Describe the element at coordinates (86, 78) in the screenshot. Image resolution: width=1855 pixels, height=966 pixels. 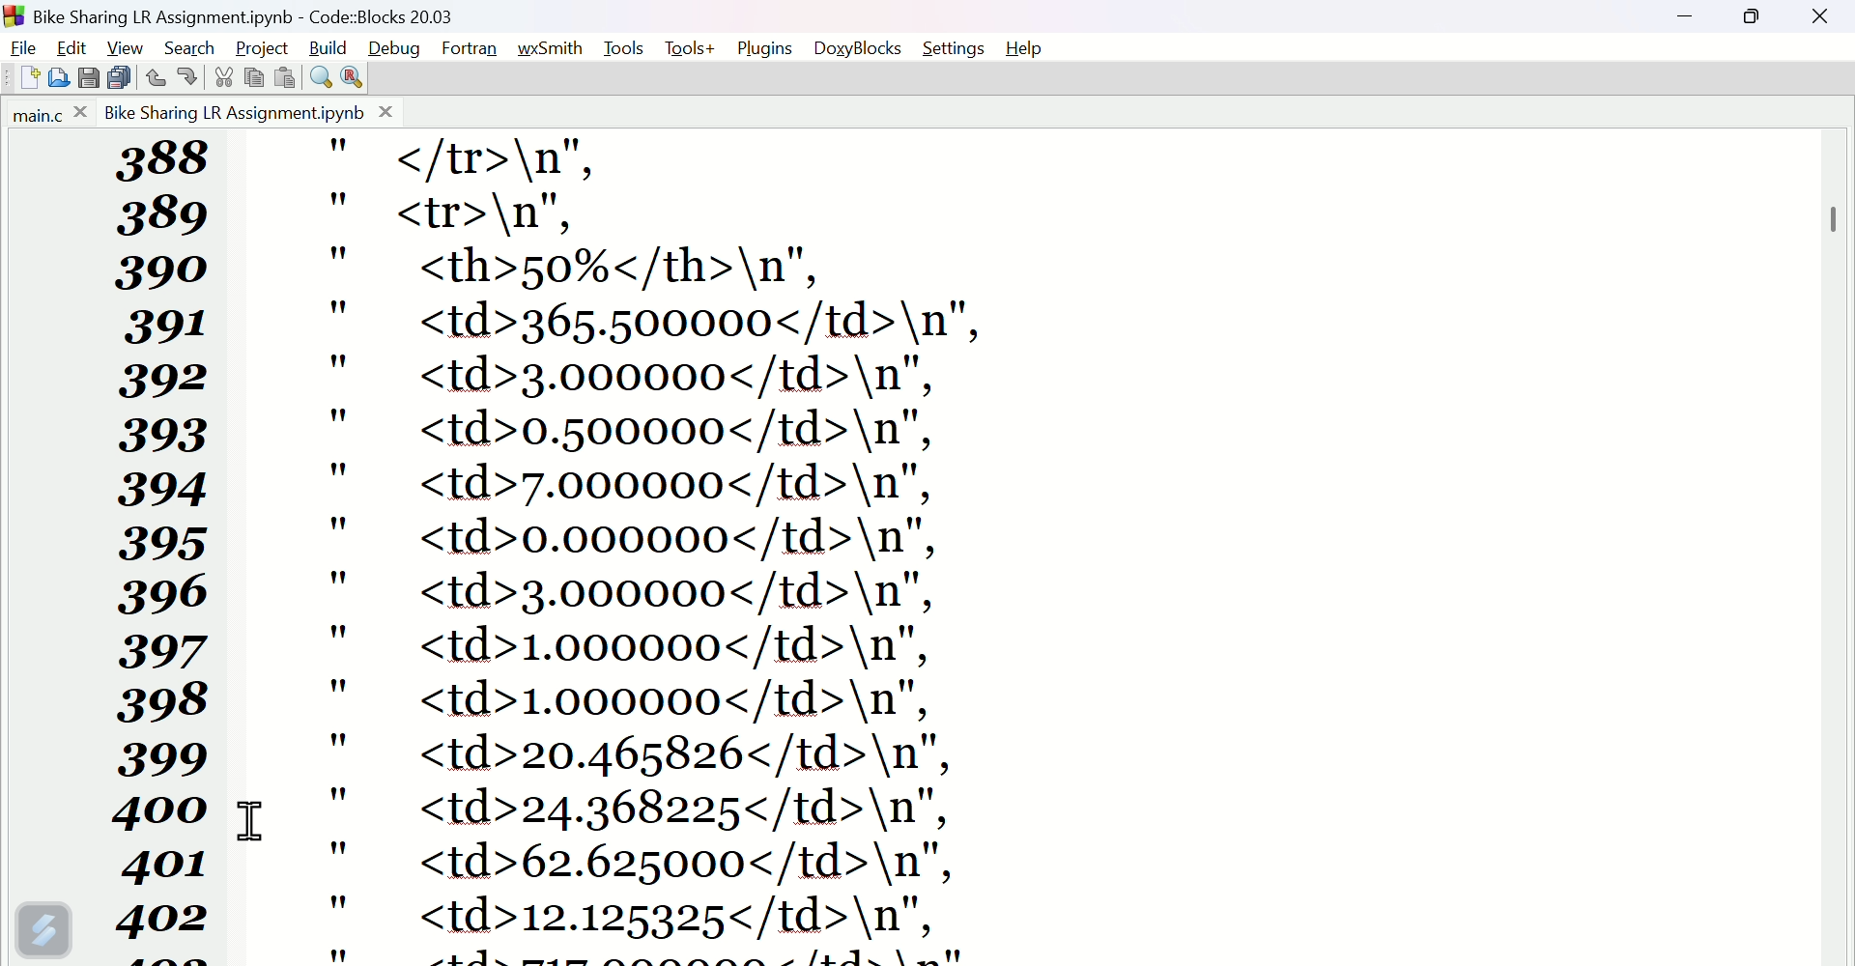
I see `Save` at that location.